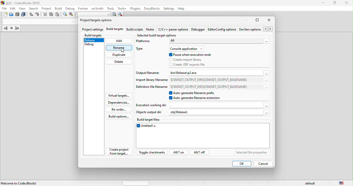 This screenshot has width=353, height=186. Describe the element at coordinates (258, 20) in the screenshot. I see `maximize` at that location.